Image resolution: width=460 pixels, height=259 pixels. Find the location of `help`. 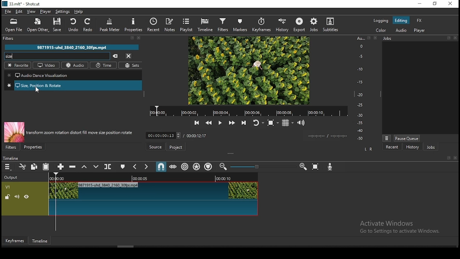

help is located at coordinates (79, 12).